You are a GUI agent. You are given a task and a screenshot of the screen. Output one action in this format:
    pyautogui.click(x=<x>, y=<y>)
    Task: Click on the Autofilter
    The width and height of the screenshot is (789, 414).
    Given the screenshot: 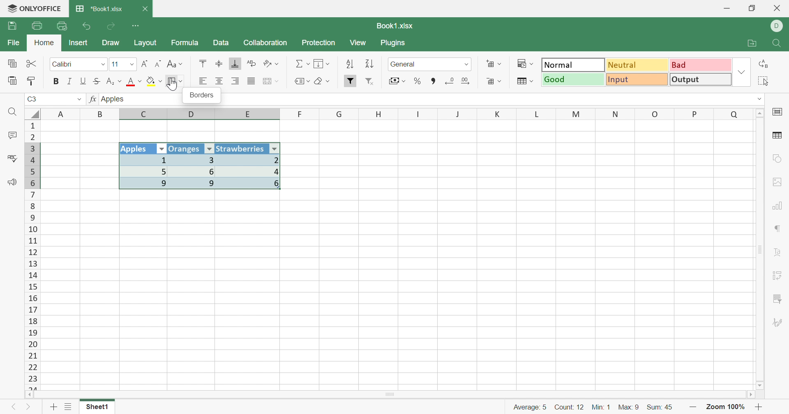 What is the action you would take?
    pyautogui.click(x=275, y=148)
    